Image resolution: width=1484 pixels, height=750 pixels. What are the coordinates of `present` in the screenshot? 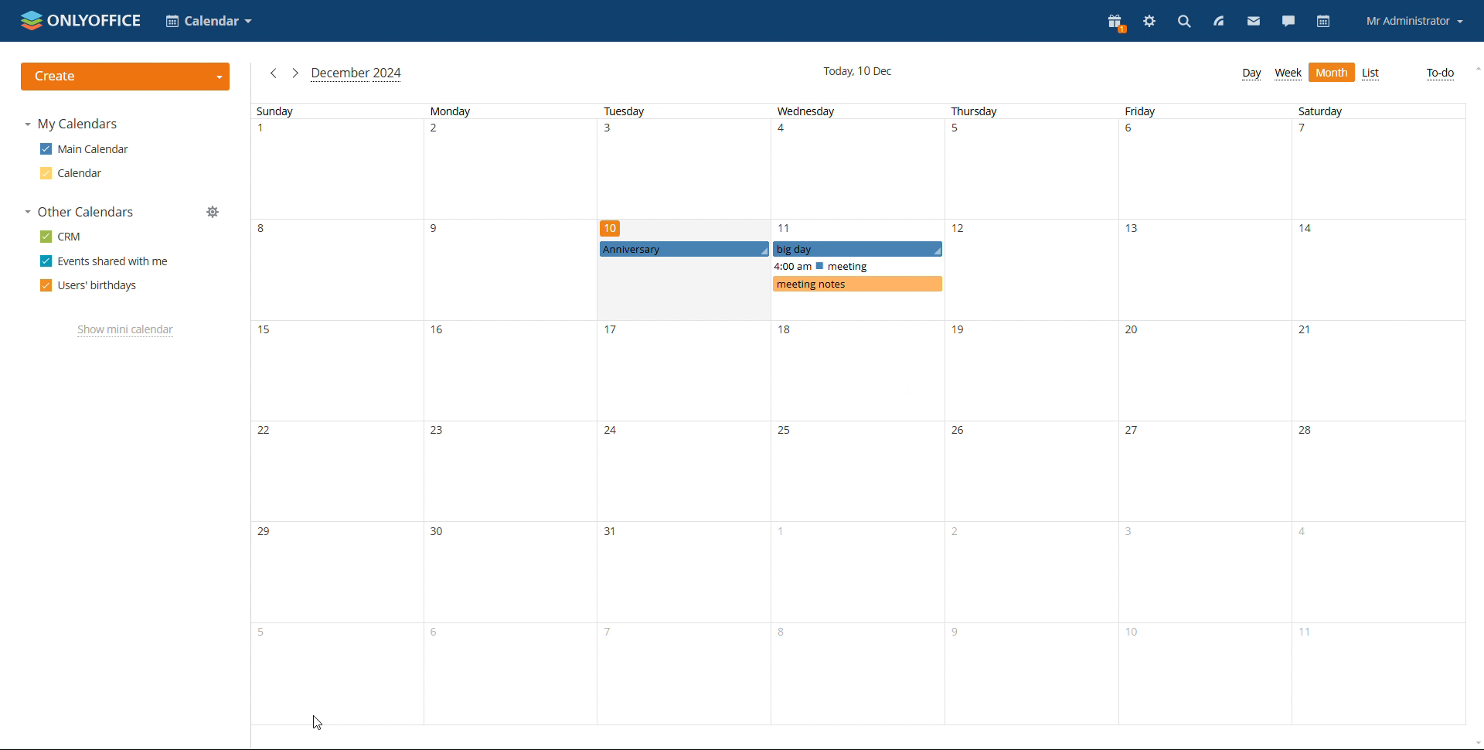 It's located at (1115, 23).